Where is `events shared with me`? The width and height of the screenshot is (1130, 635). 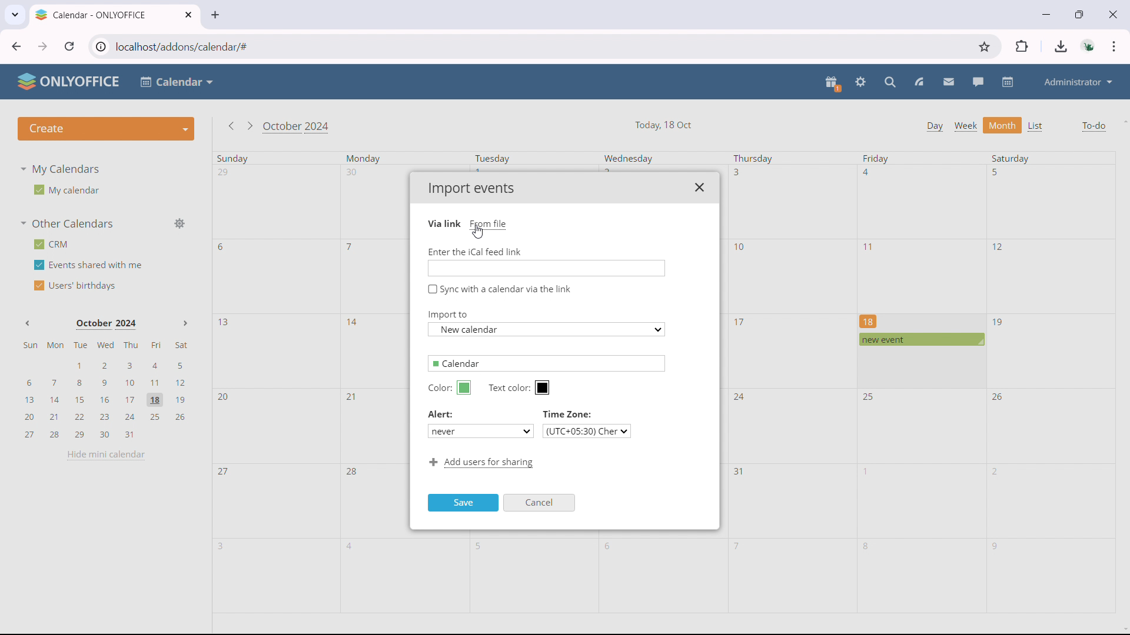
events shared with me is located at coordinates (89, 265).